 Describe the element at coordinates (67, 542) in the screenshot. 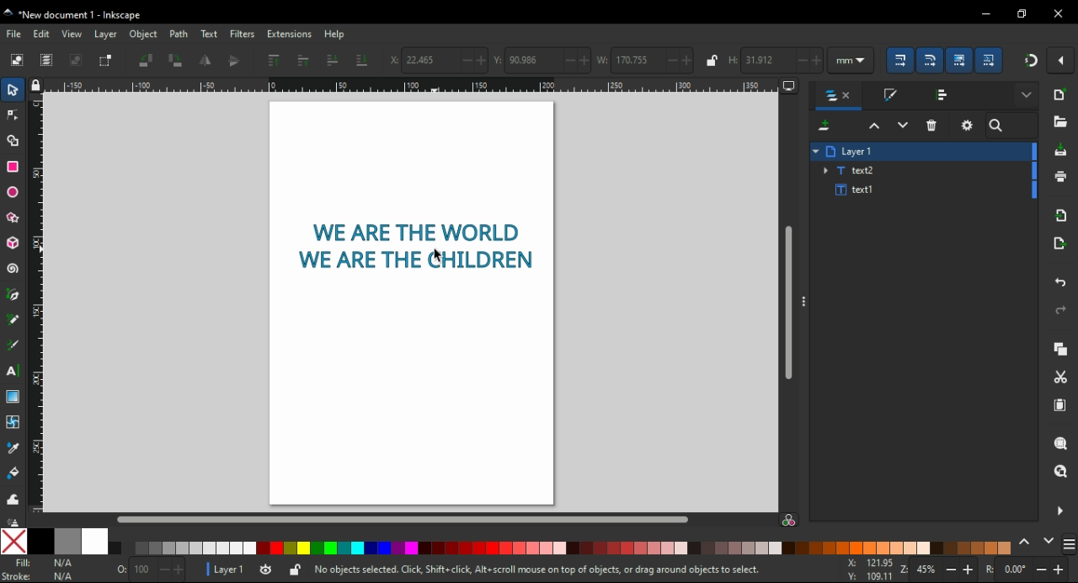

I see `50% grey` at that location.